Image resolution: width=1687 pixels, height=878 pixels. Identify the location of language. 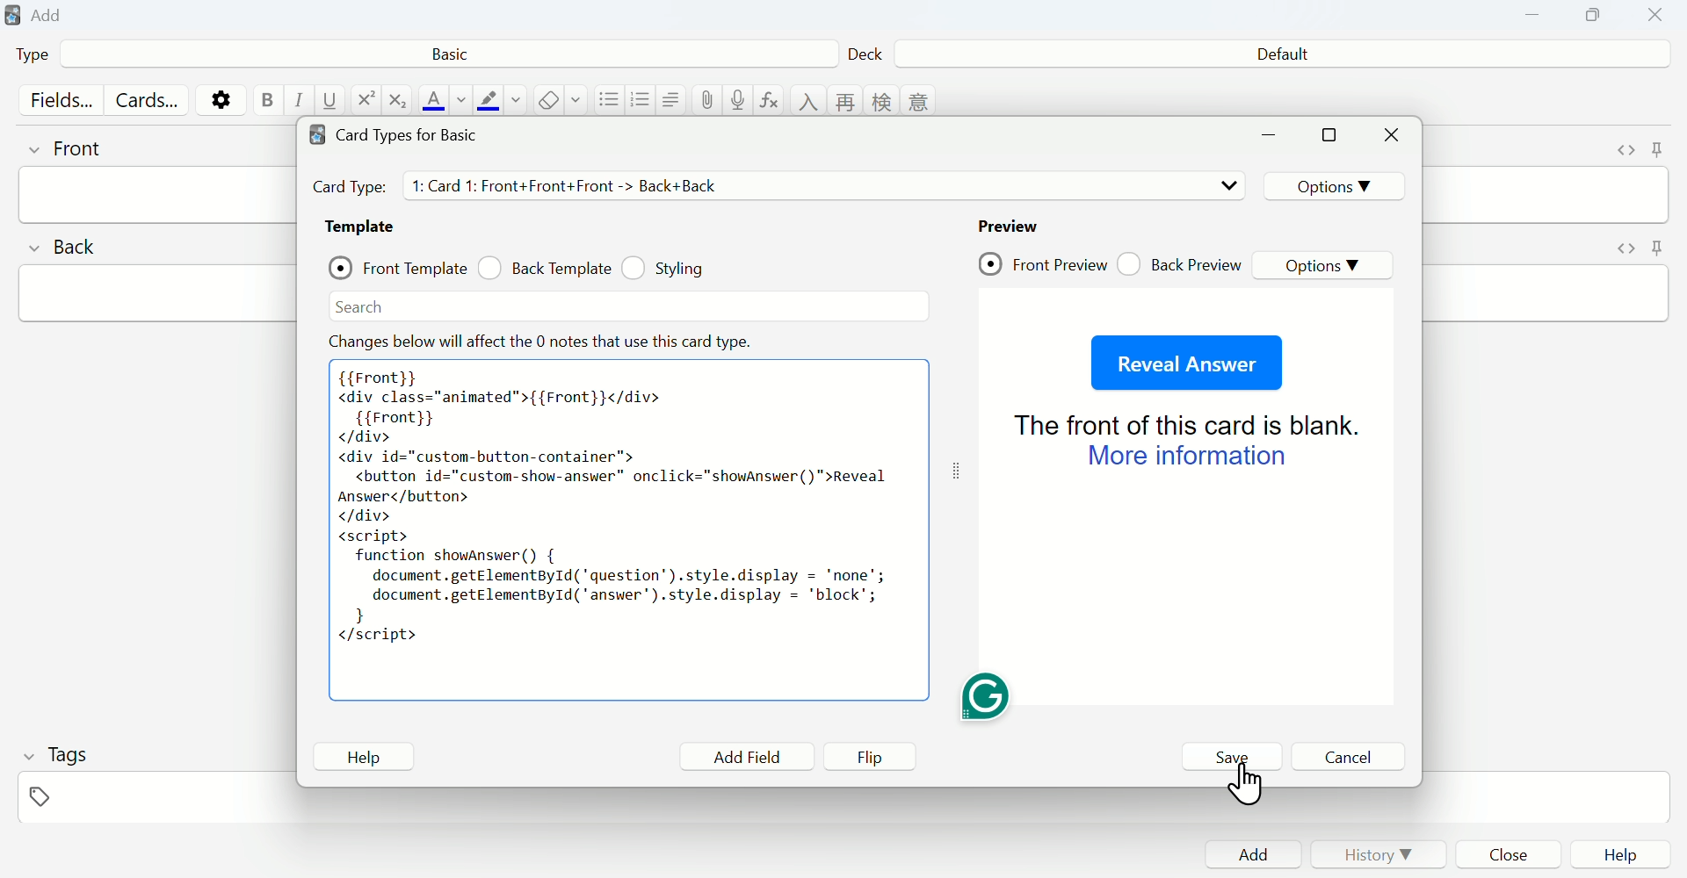
(882, 100).